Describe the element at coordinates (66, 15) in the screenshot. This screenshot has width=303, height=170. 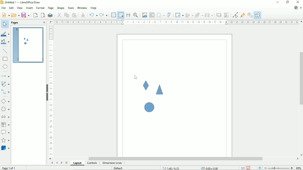
I see `Copy` at that location.